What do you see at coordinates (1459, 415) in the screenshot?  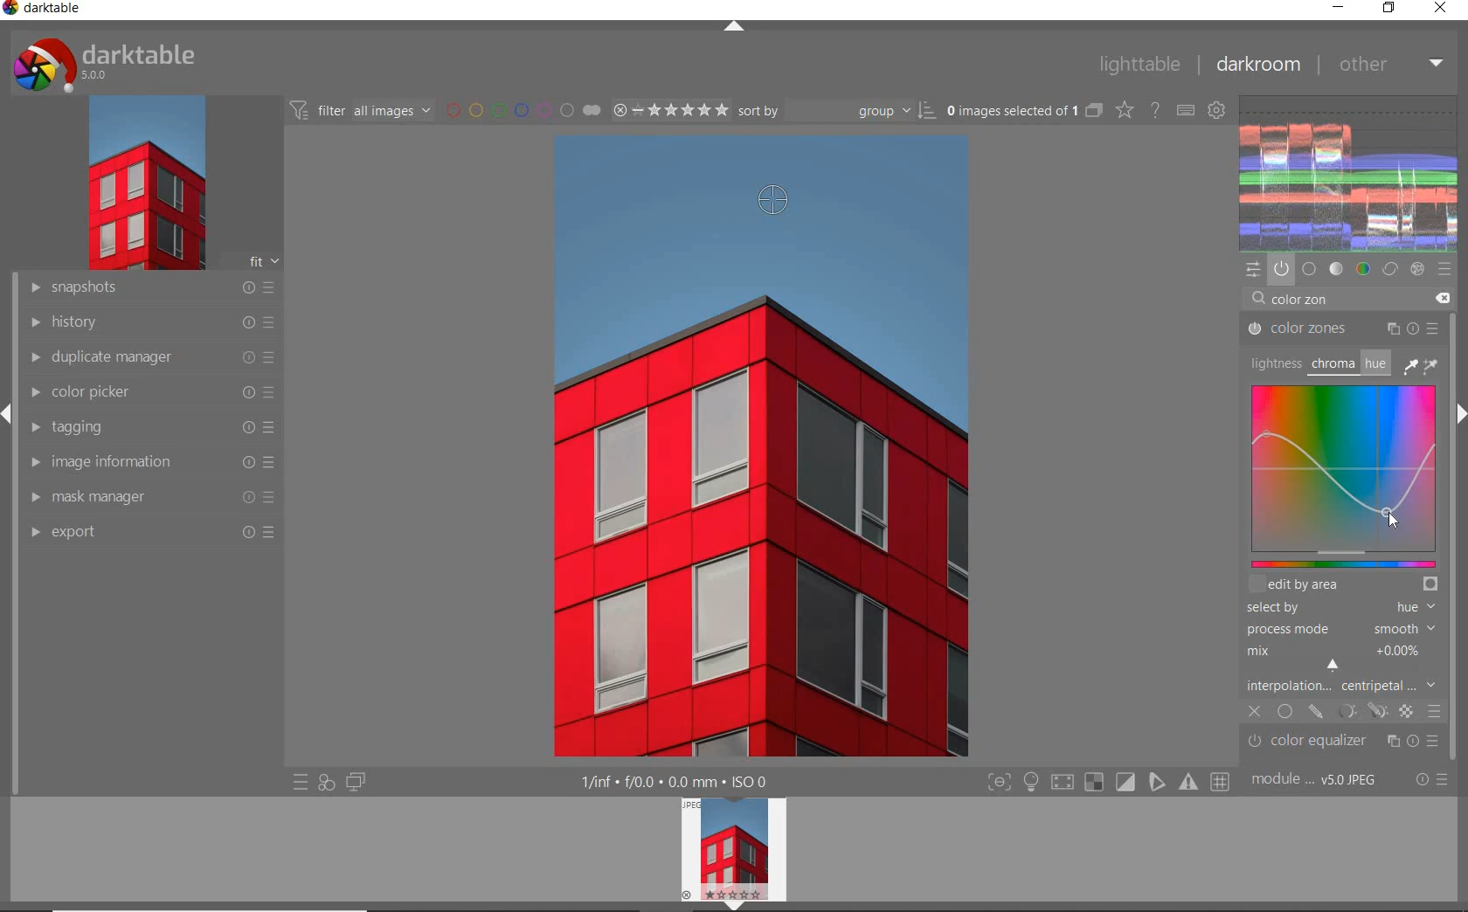 I see `expand/collapse` at bounding box center [1459, 415].